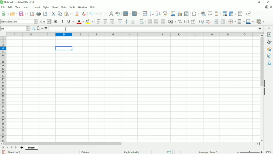 The width and height of the screenshot is (273, 154). Describe the element at coordinates (19, 22) in the screenshot. I see `Font style` at that location.